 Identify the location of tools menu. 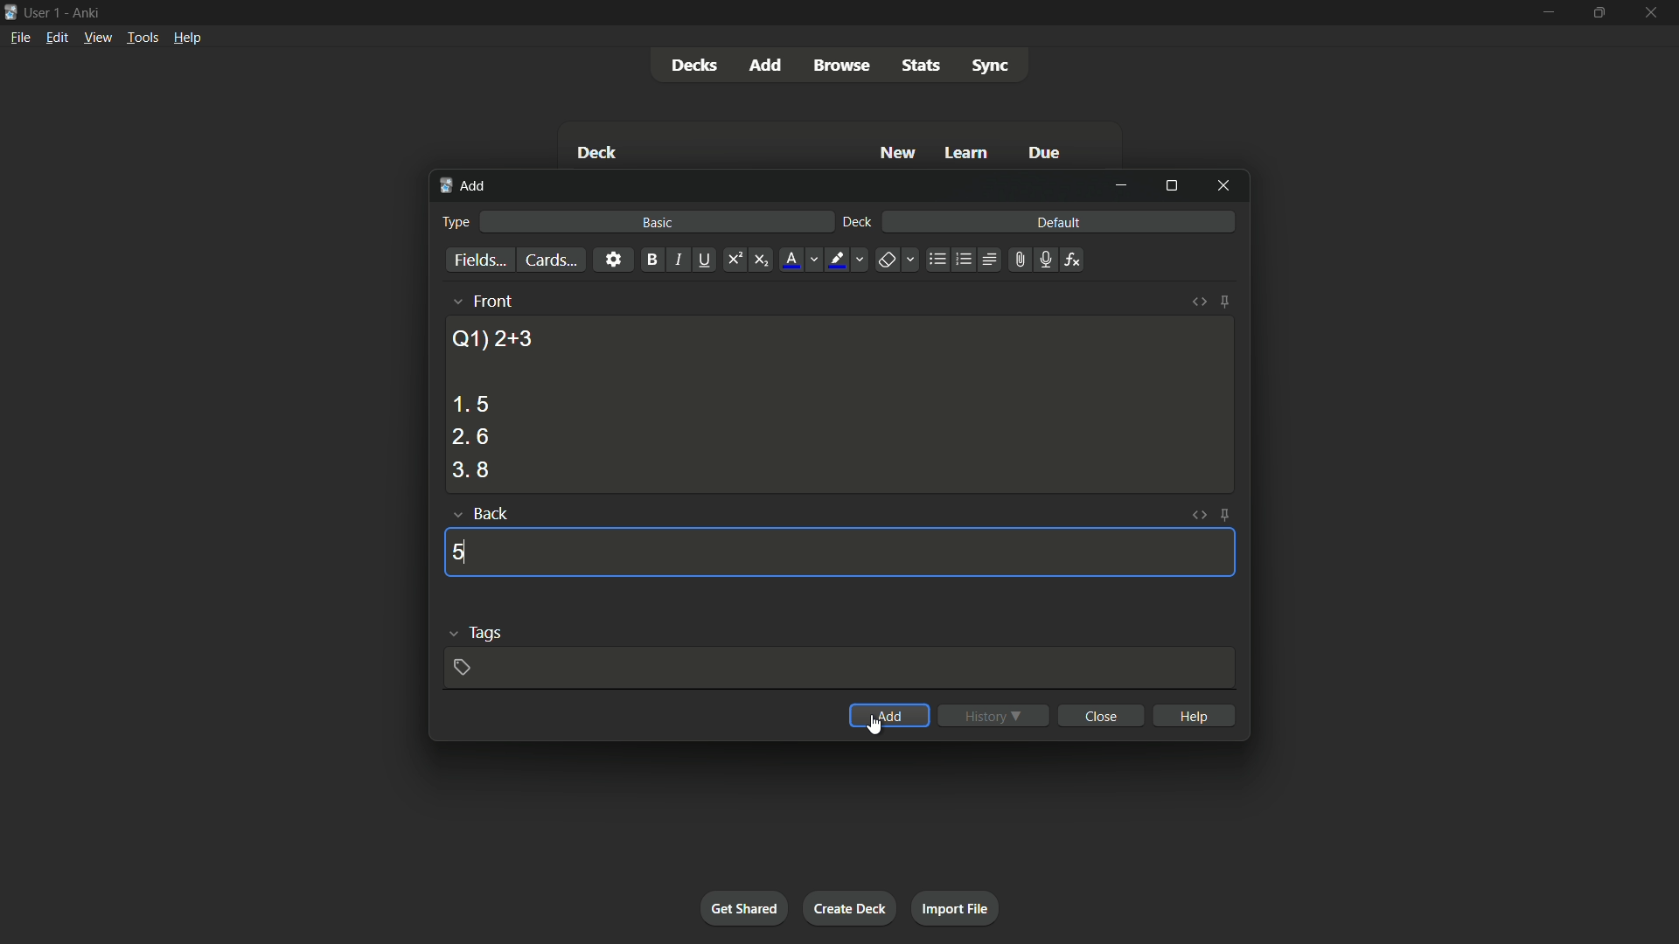
(142, 37).